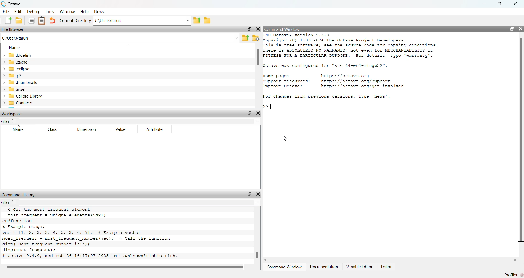 The image size is (524, 278). What do you see at coordinates (249, 194) in the screenshot?
I see `Undock Widget` at bounding box center [249, 194].